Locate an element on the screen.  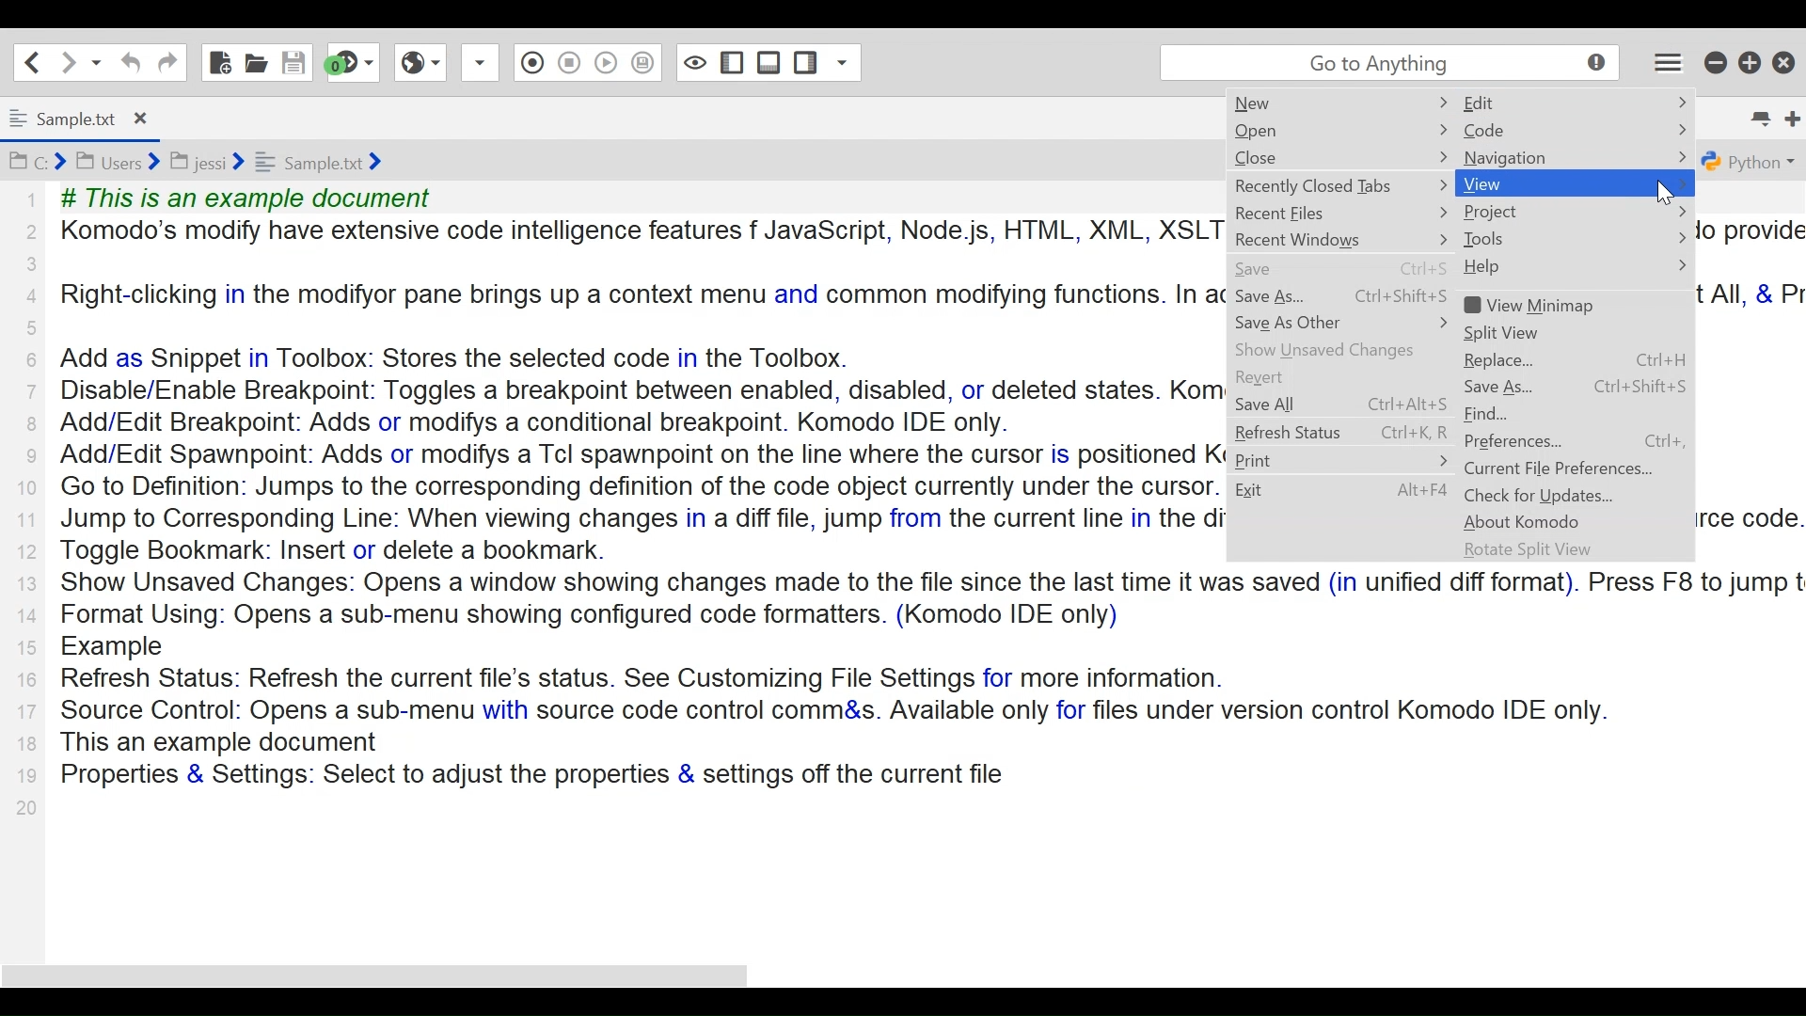
Jump to the next syntax checking result is located at coordinates (355, 62).